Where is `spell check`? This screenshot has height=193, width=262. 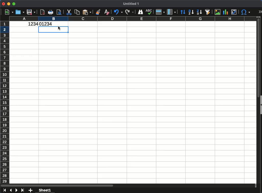
spell check is located at coordinates (149, 12).